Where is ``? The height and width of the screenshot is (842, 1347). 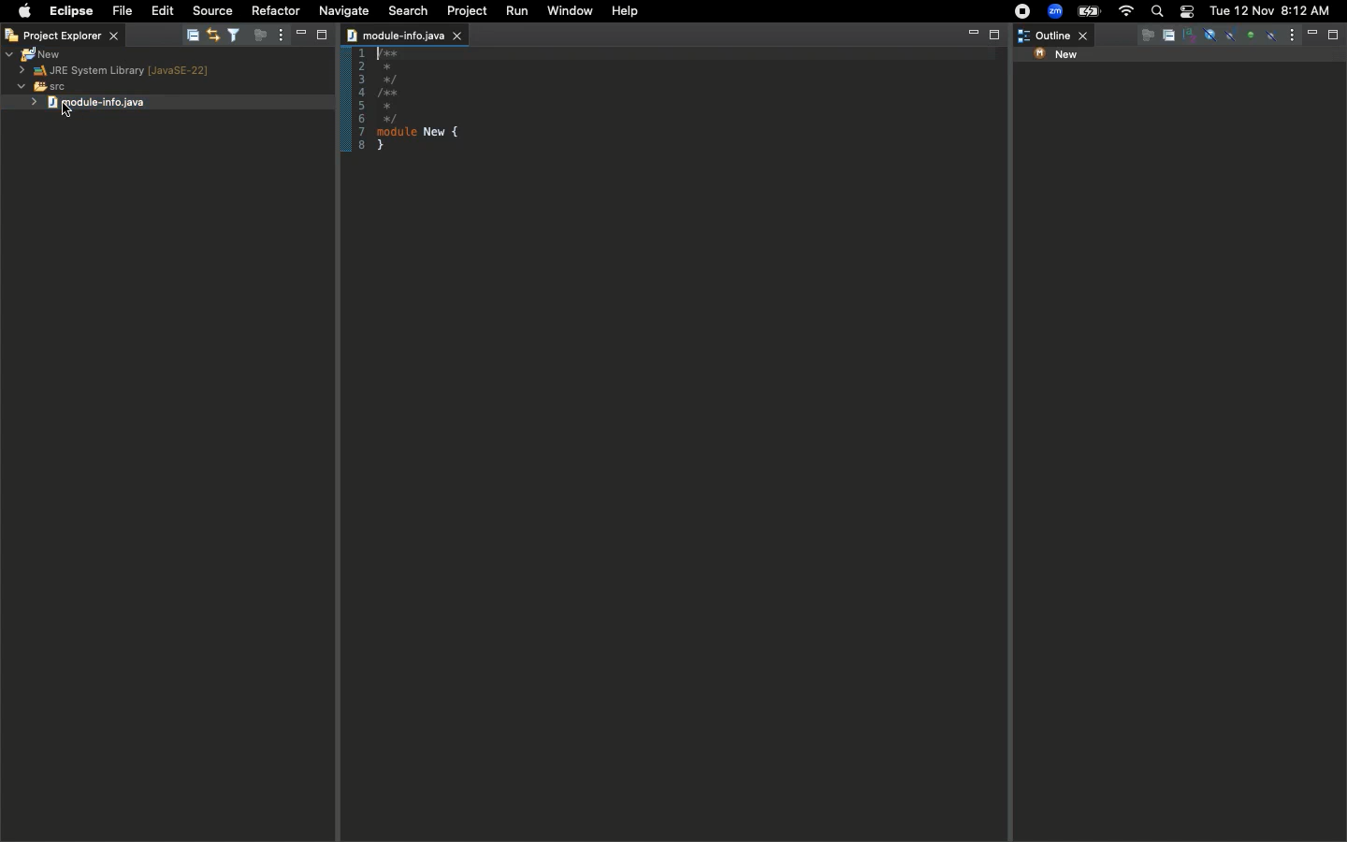
 is located at coordinates (1148, 34).